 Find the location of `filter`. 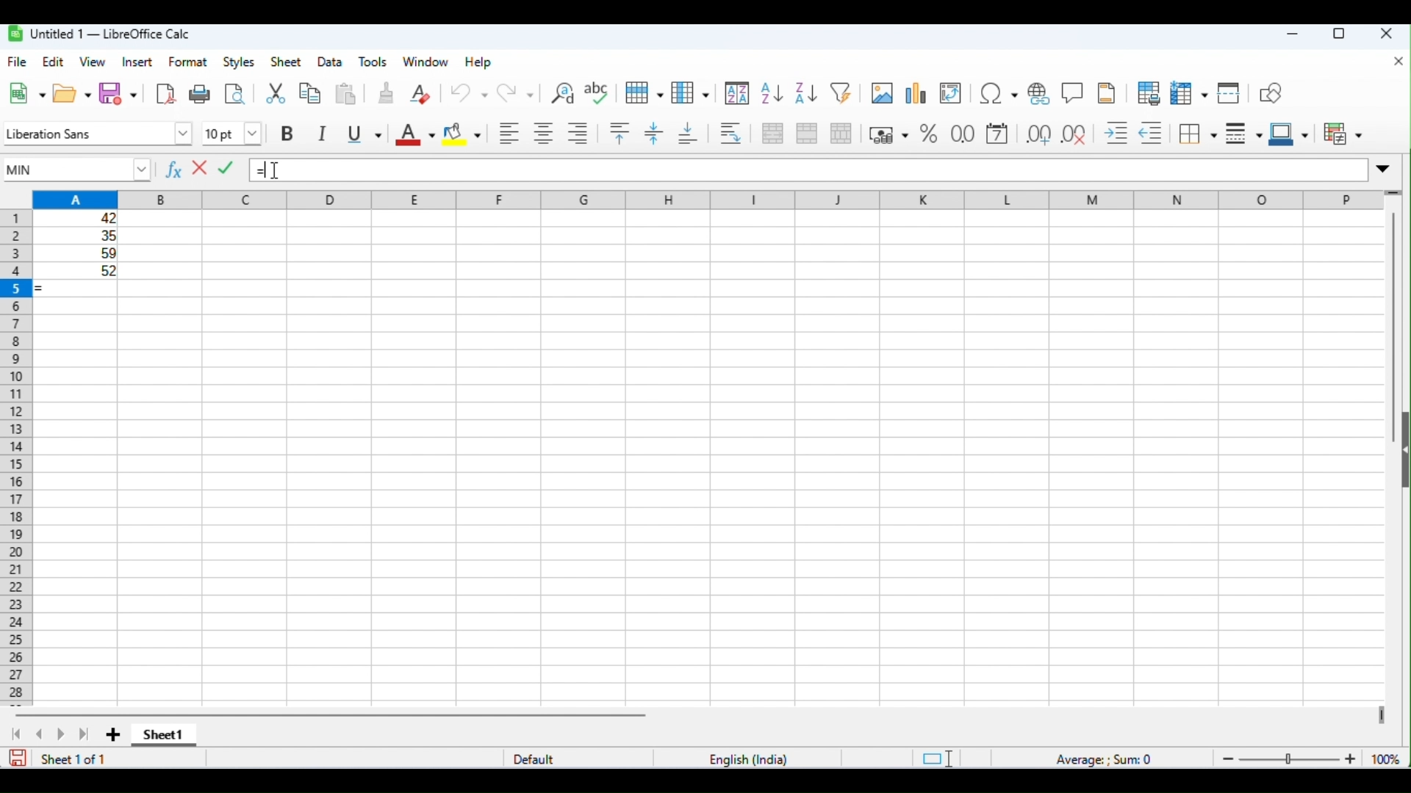

filter is located at coordinates (841, 92).